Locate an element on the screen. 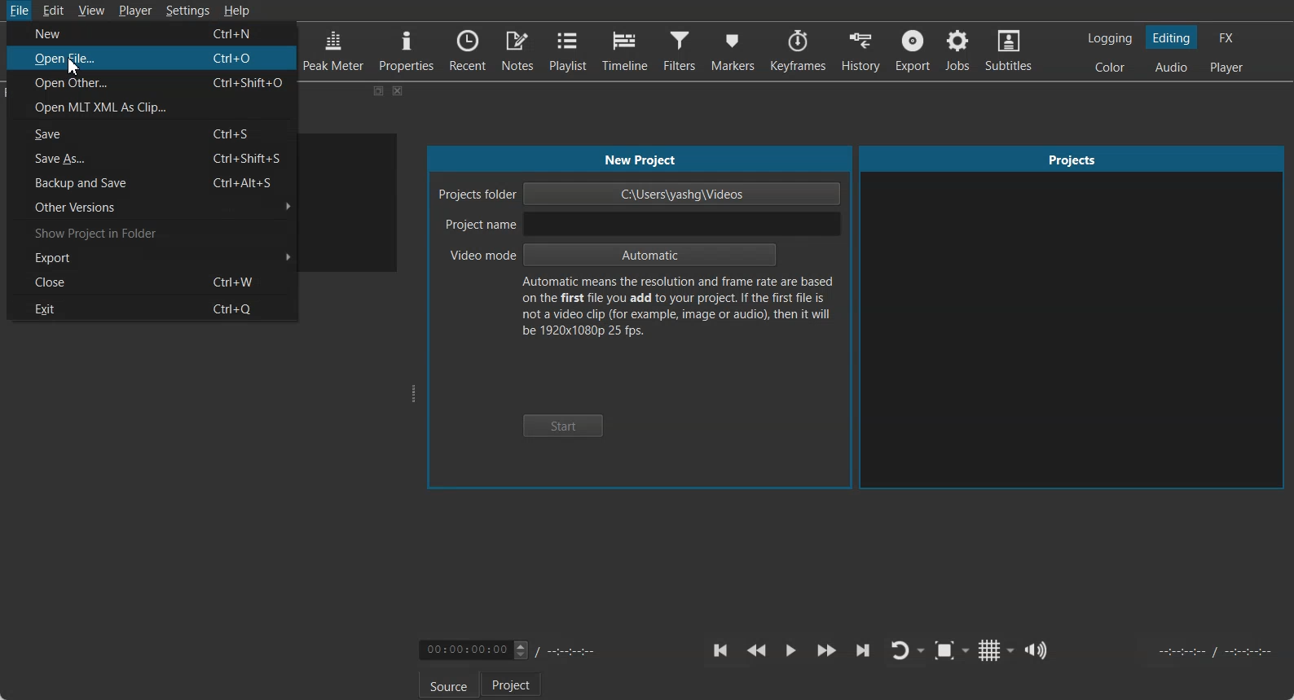  Skip to the next point is located at coordinates (862, 650).